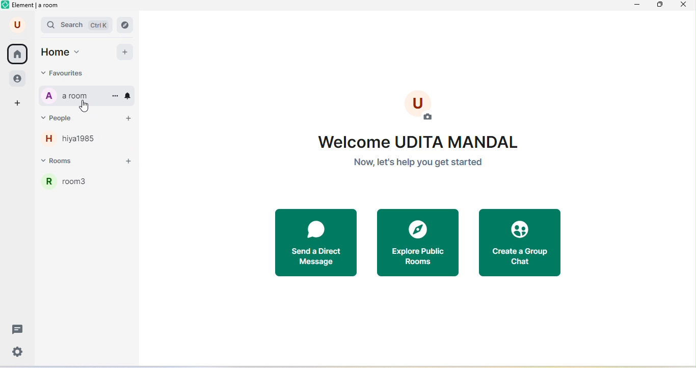 The width and height of the screenshot is (696, 368). I want to click on create a group chat, so click(520, 241).